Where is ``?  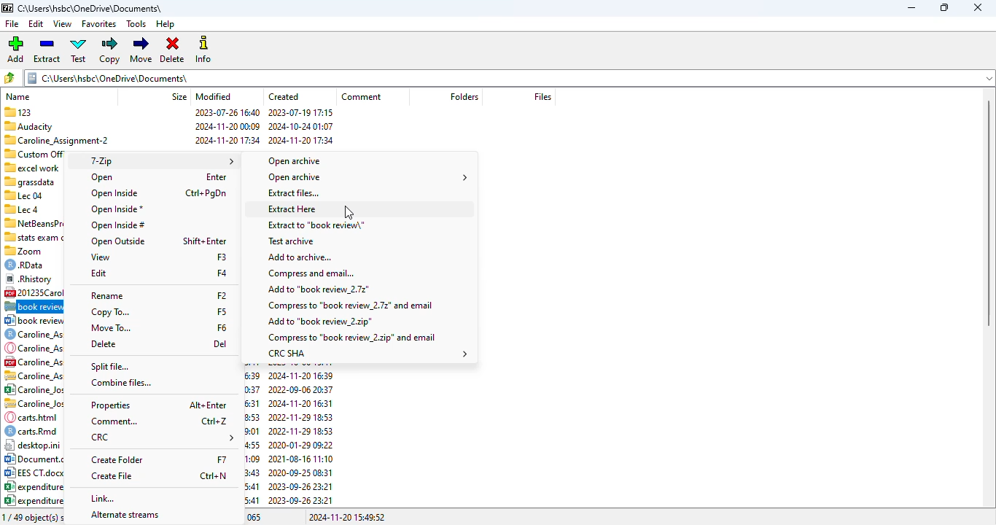
 is located at coordinates (978, 8).